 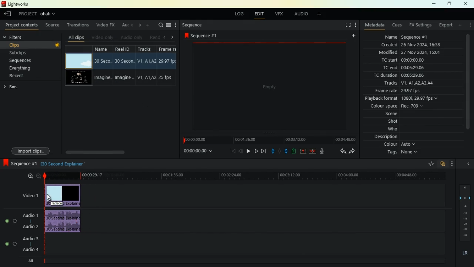 I want to click on mic, so click(x=321, y=151).